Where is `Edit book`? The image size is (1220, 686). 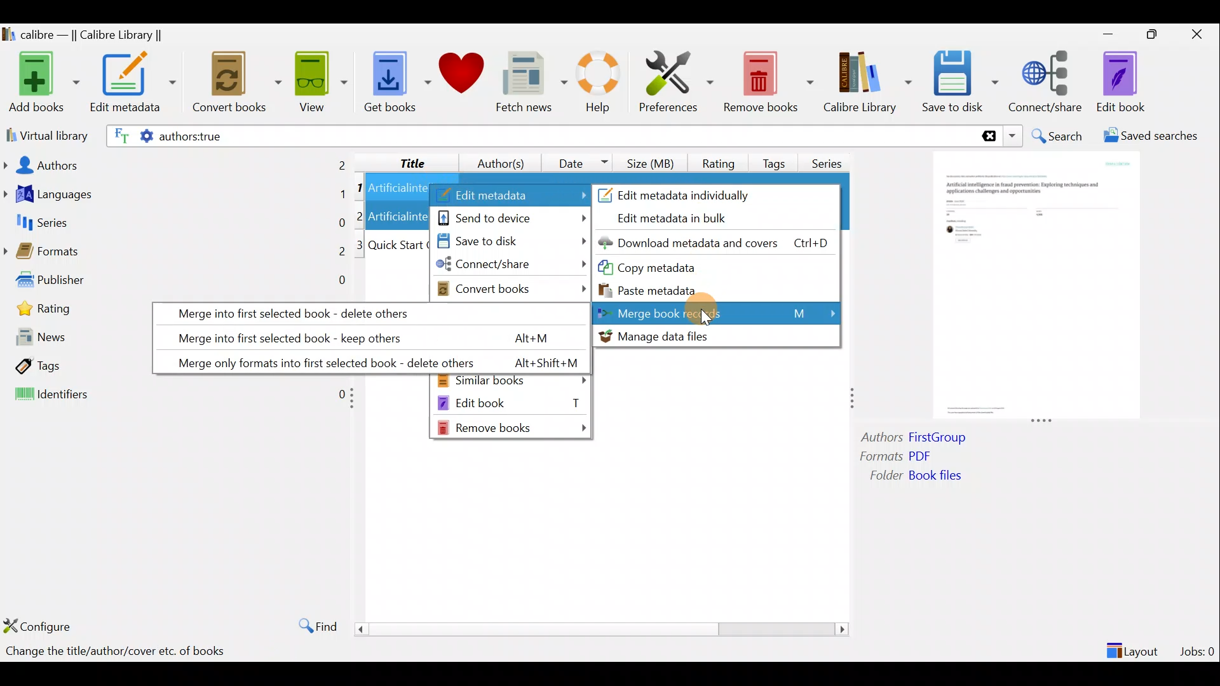
Edit book is located at coordinates (510, 402).